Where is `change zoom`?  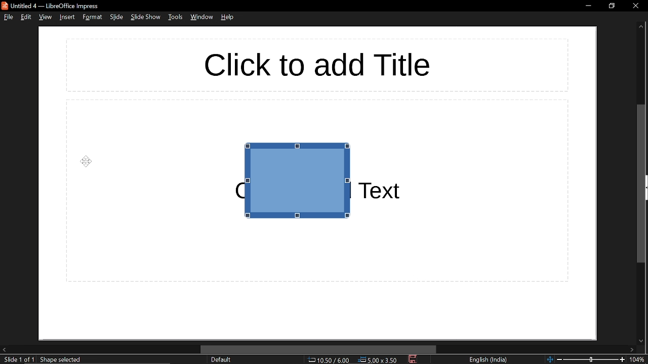
change zoom is located at coordinates (586, 359).